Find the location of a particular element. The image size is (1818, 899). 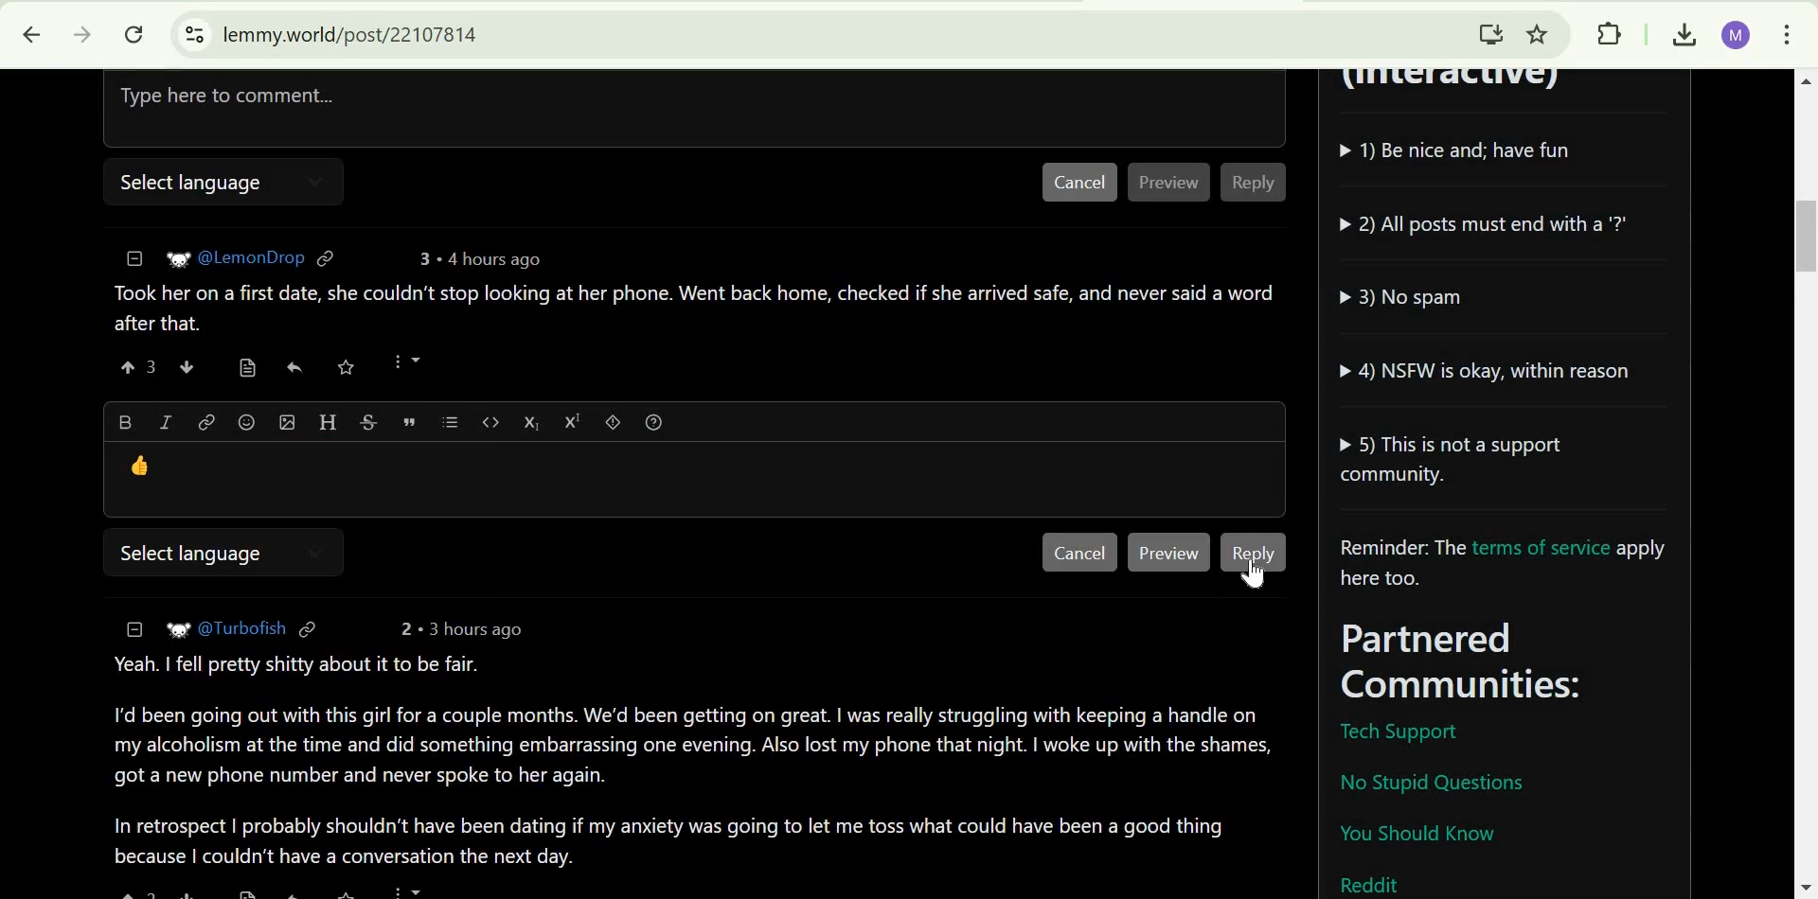

Google Account is located at coordinates (1736, 36).